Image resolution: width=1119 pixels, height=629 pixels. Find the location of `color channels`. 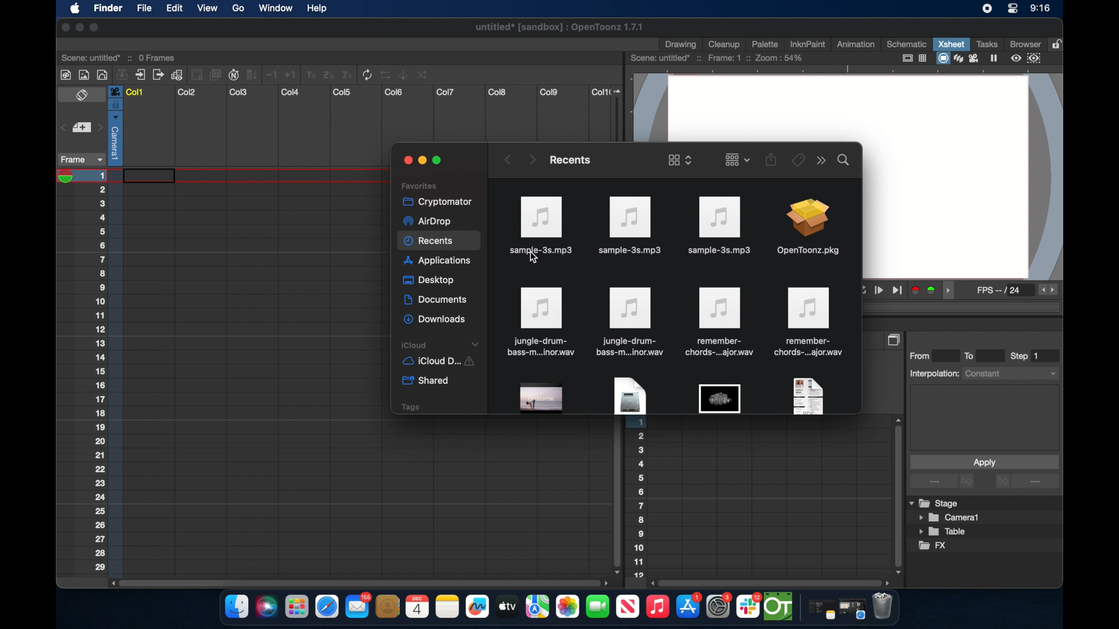

color channels is located at coordinates (924, 289).